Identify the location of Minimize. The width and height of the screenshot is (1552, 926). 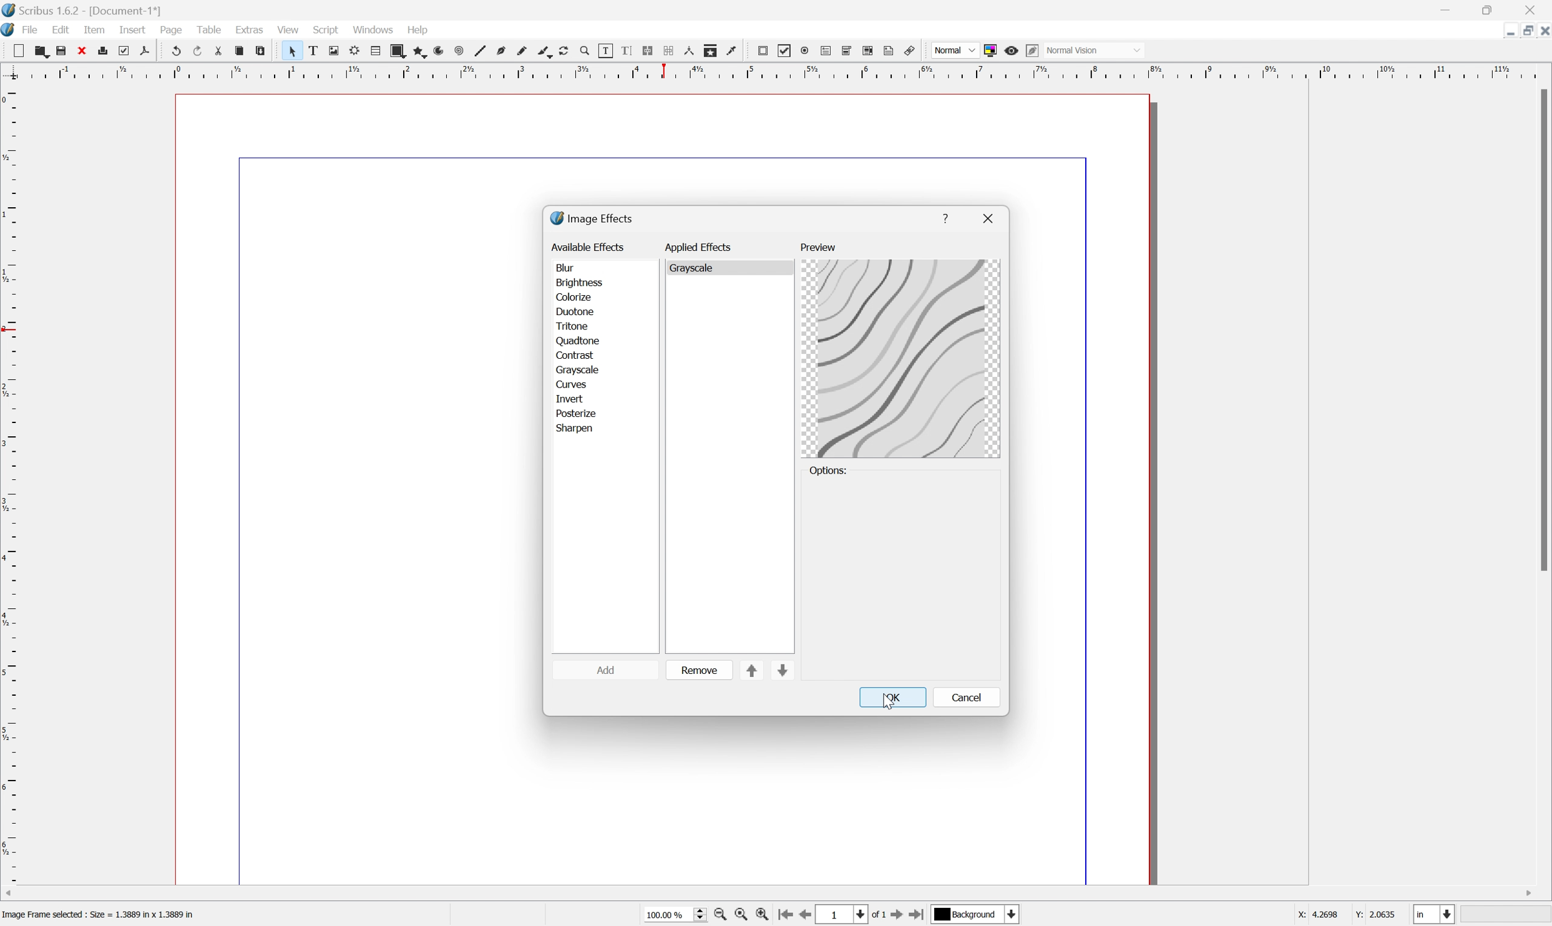
(1500, 31).